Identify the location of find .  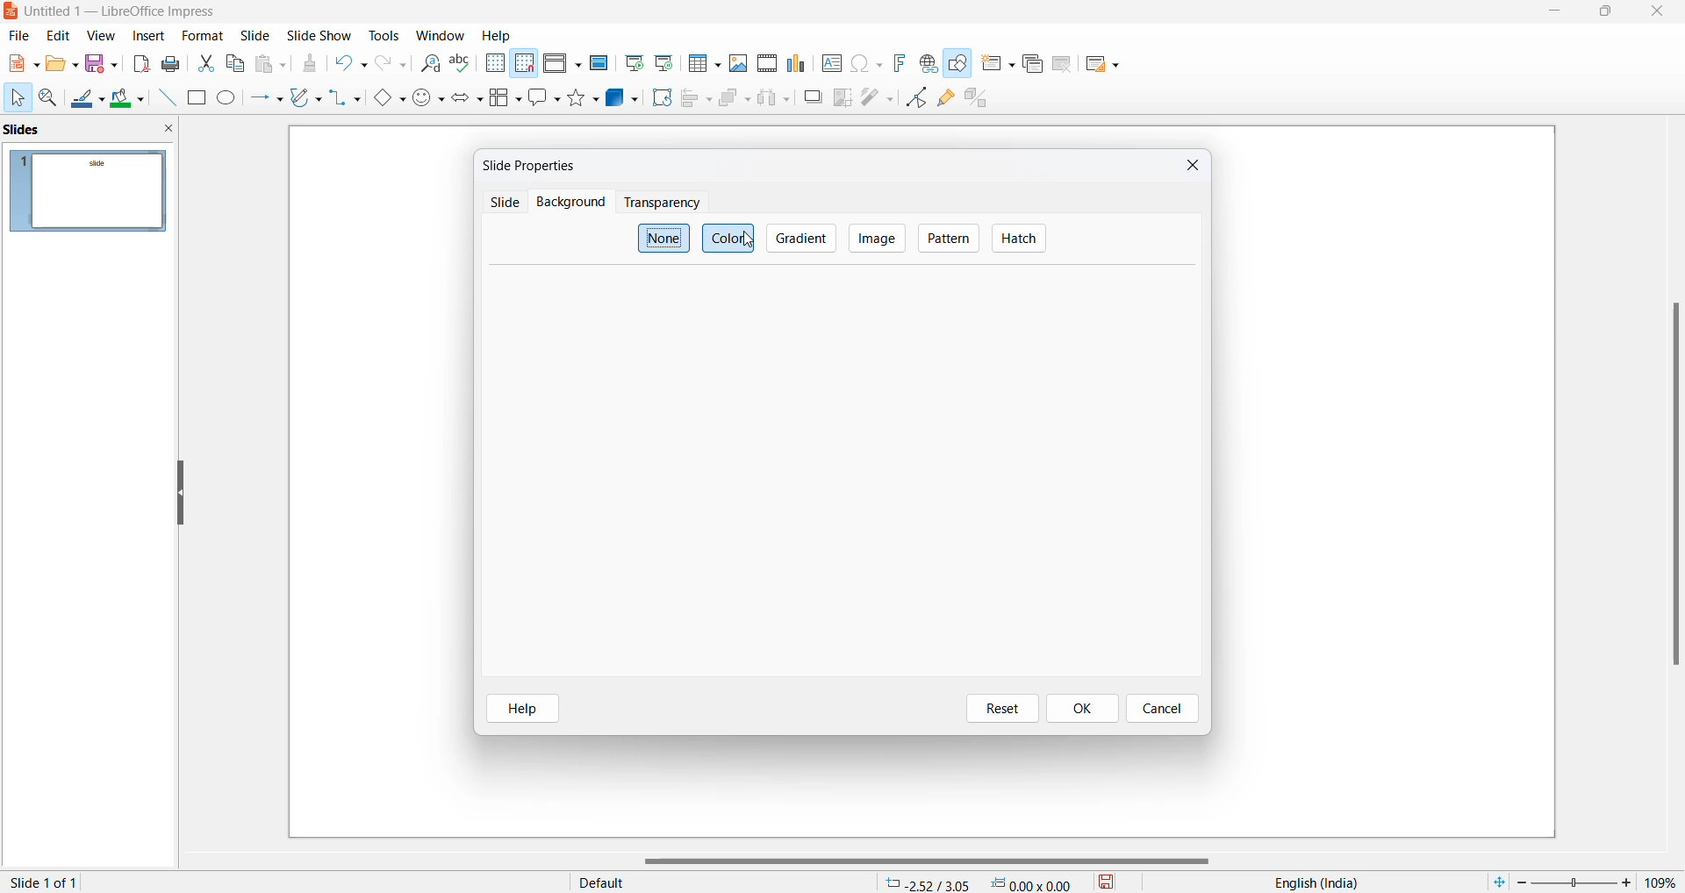
(431, 64).